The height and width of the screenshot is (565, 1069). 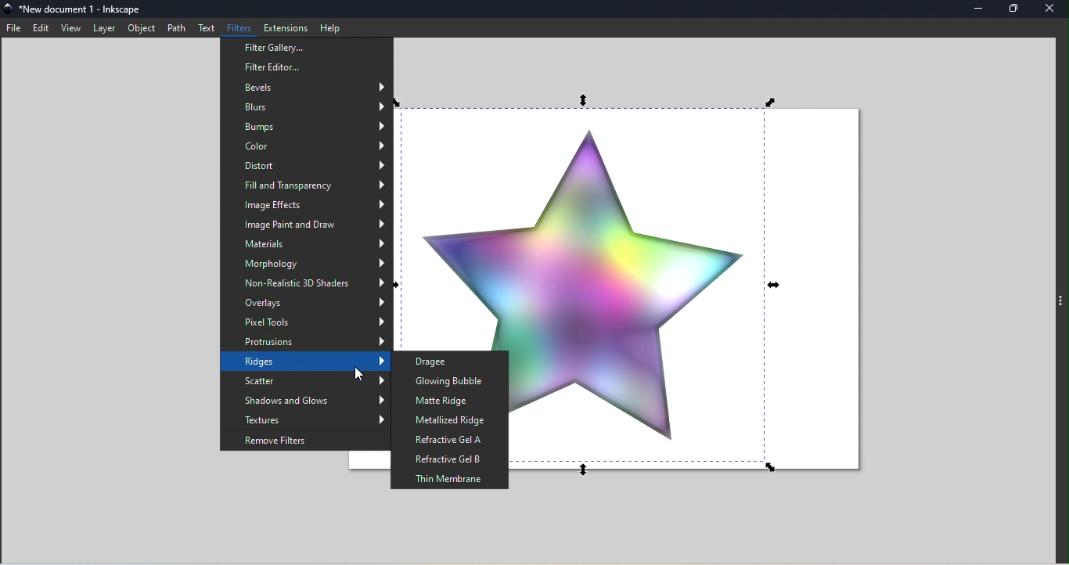 I want to click on Refractive gel B, so click(x=452, y=459).